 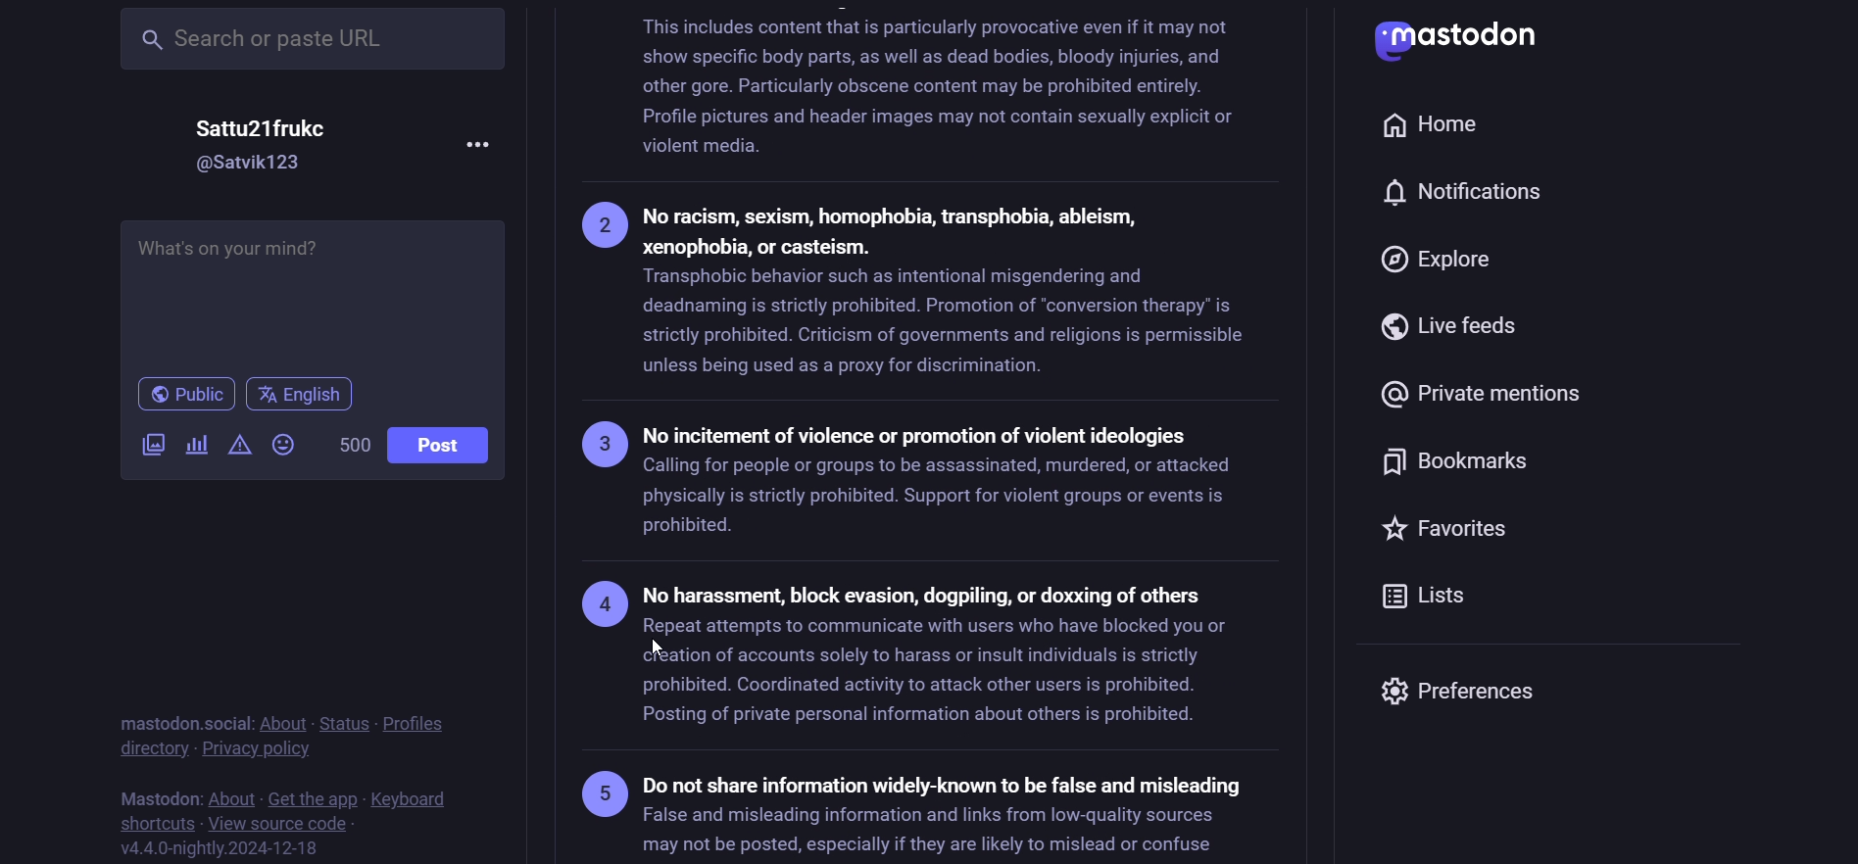 What do you see at coordinates (1471, 40) in the screenshot?
I see `logo` at bounding box center [1471, 40].